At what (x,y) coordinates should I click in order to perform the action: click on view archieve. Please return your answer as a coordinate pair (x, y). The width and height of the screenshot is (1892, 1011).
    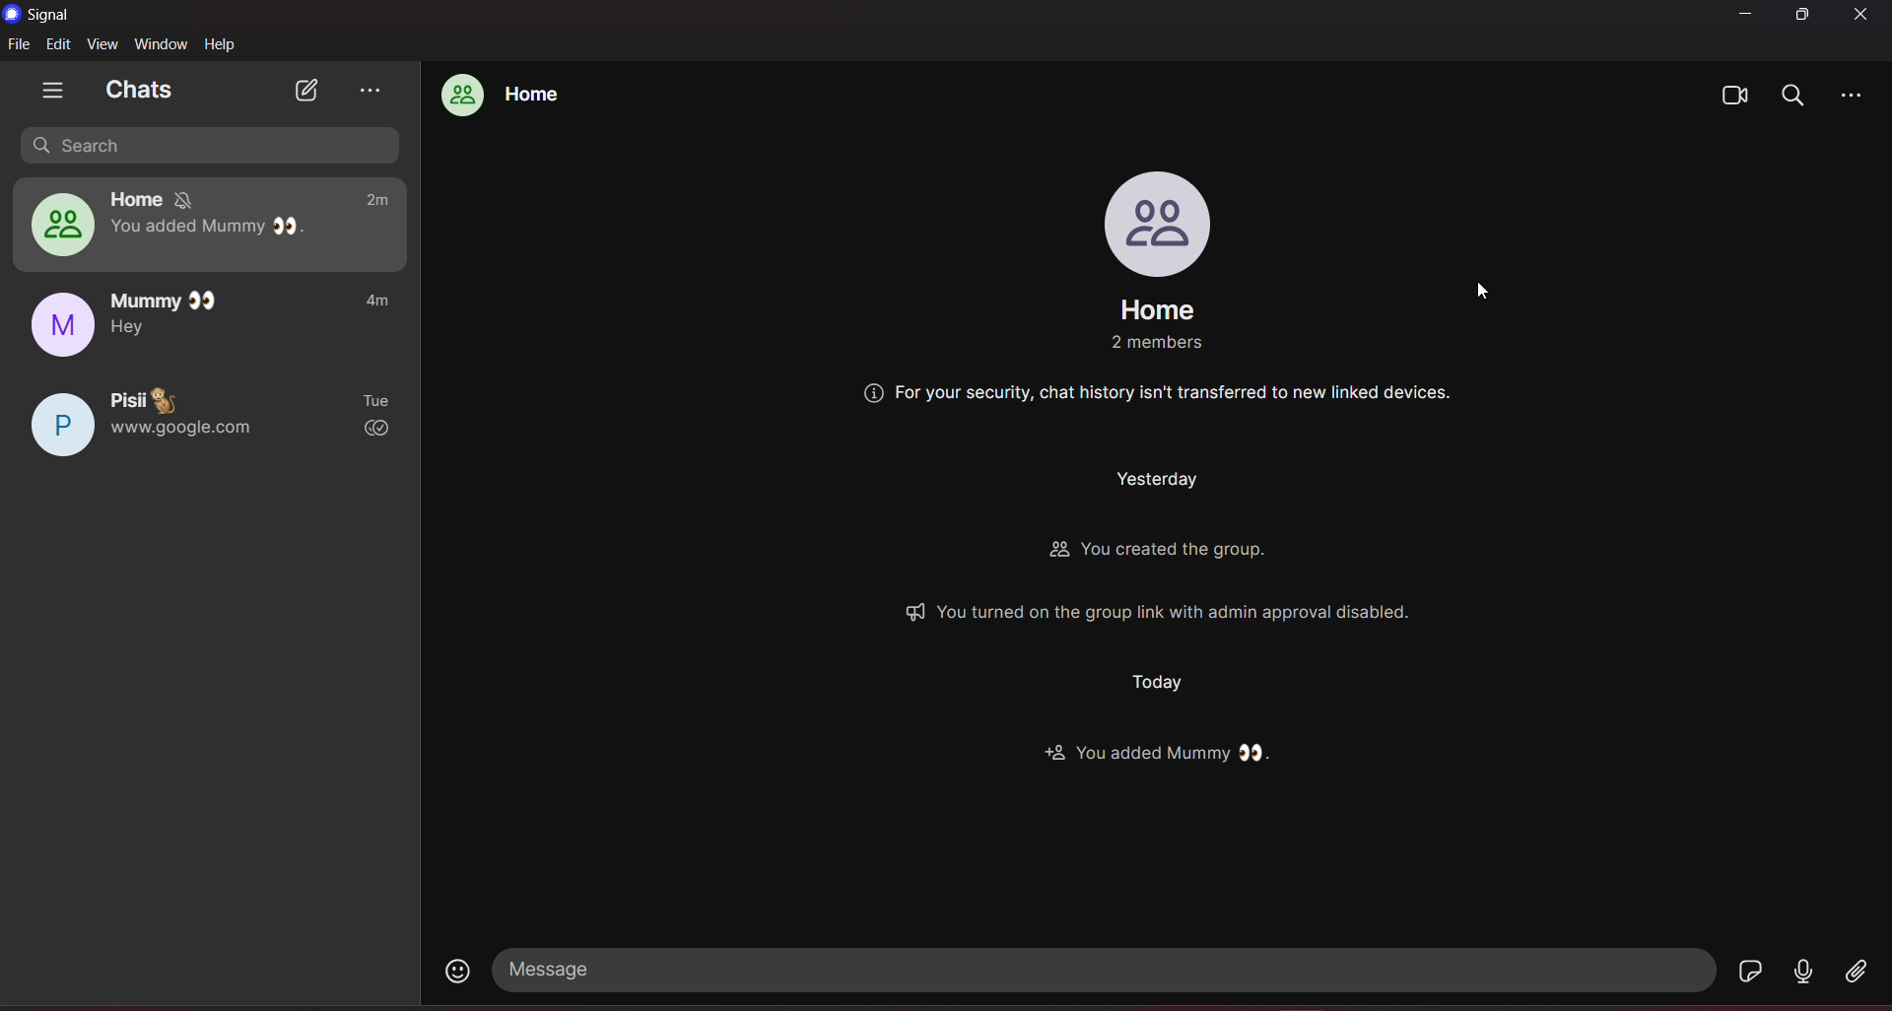
    Looking at the image, I should click on (372, 93).